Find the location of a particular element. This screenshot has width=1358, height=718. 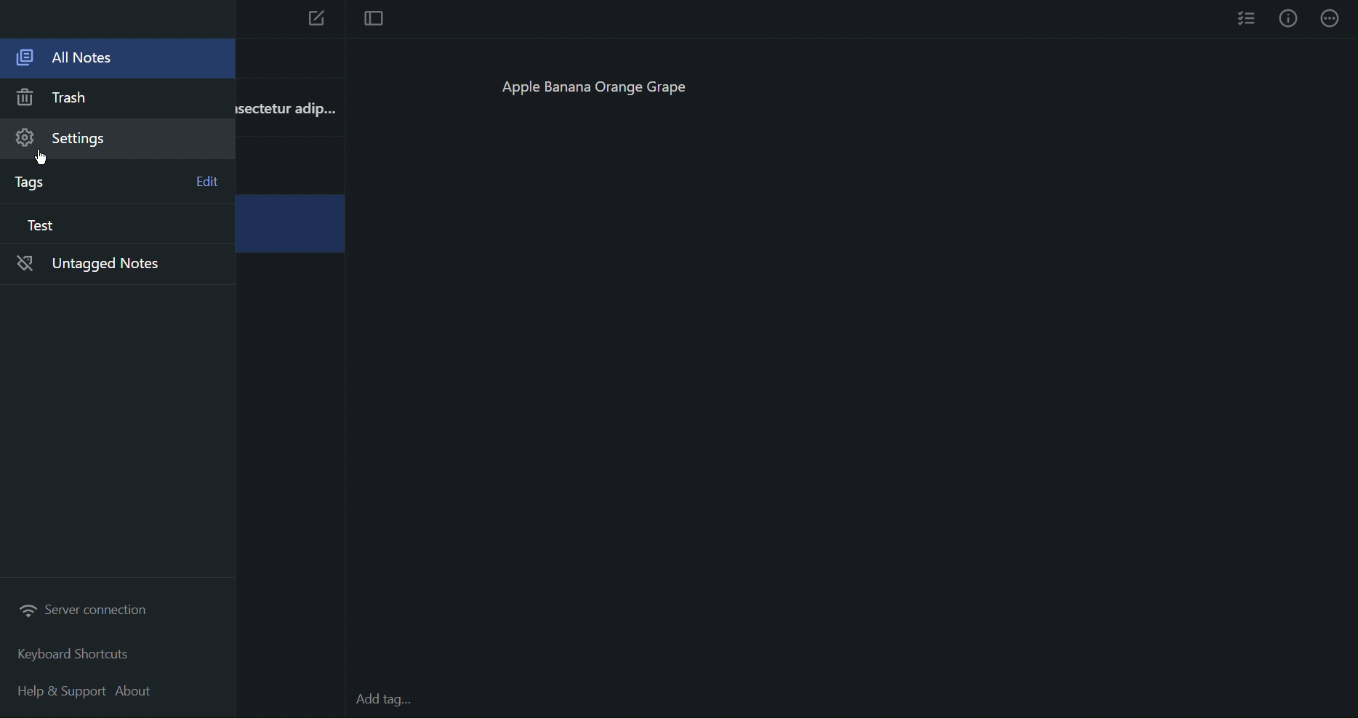

Apple Banana Orange Grape is located at coordinates (602, 90).